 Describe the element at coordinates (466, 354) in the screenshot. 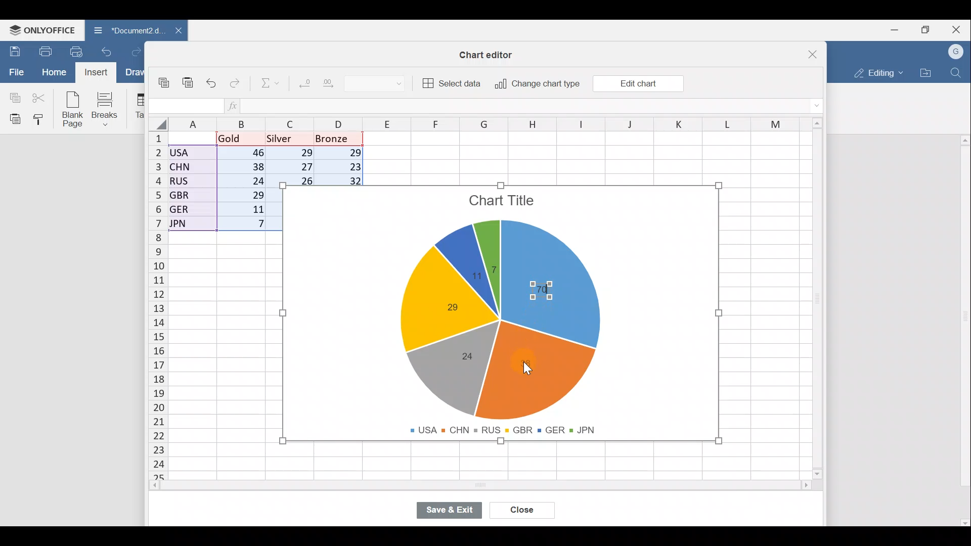

I see `Chart label` at that location.